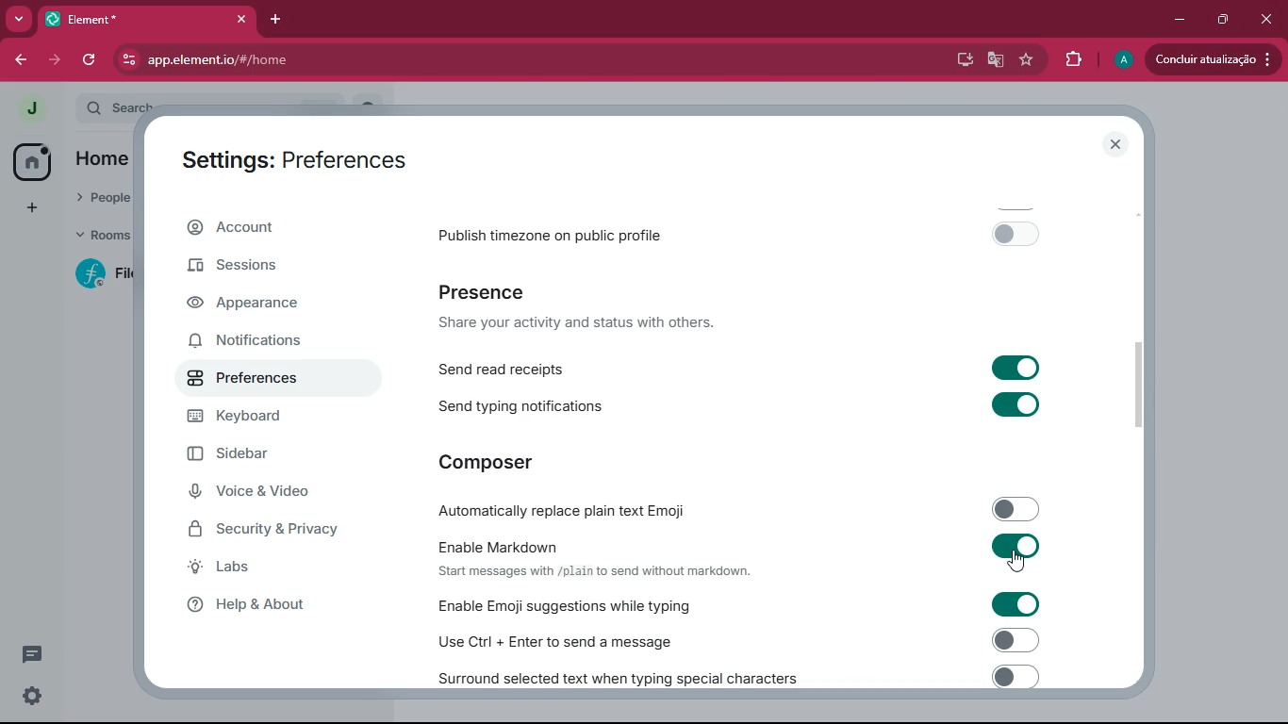 Image resolution: width=1288 pixels, height=724 pixels. What do you see at coordinates (280, 20) in the screenshot?
I see `add tab` at bounding box center [280, 20].